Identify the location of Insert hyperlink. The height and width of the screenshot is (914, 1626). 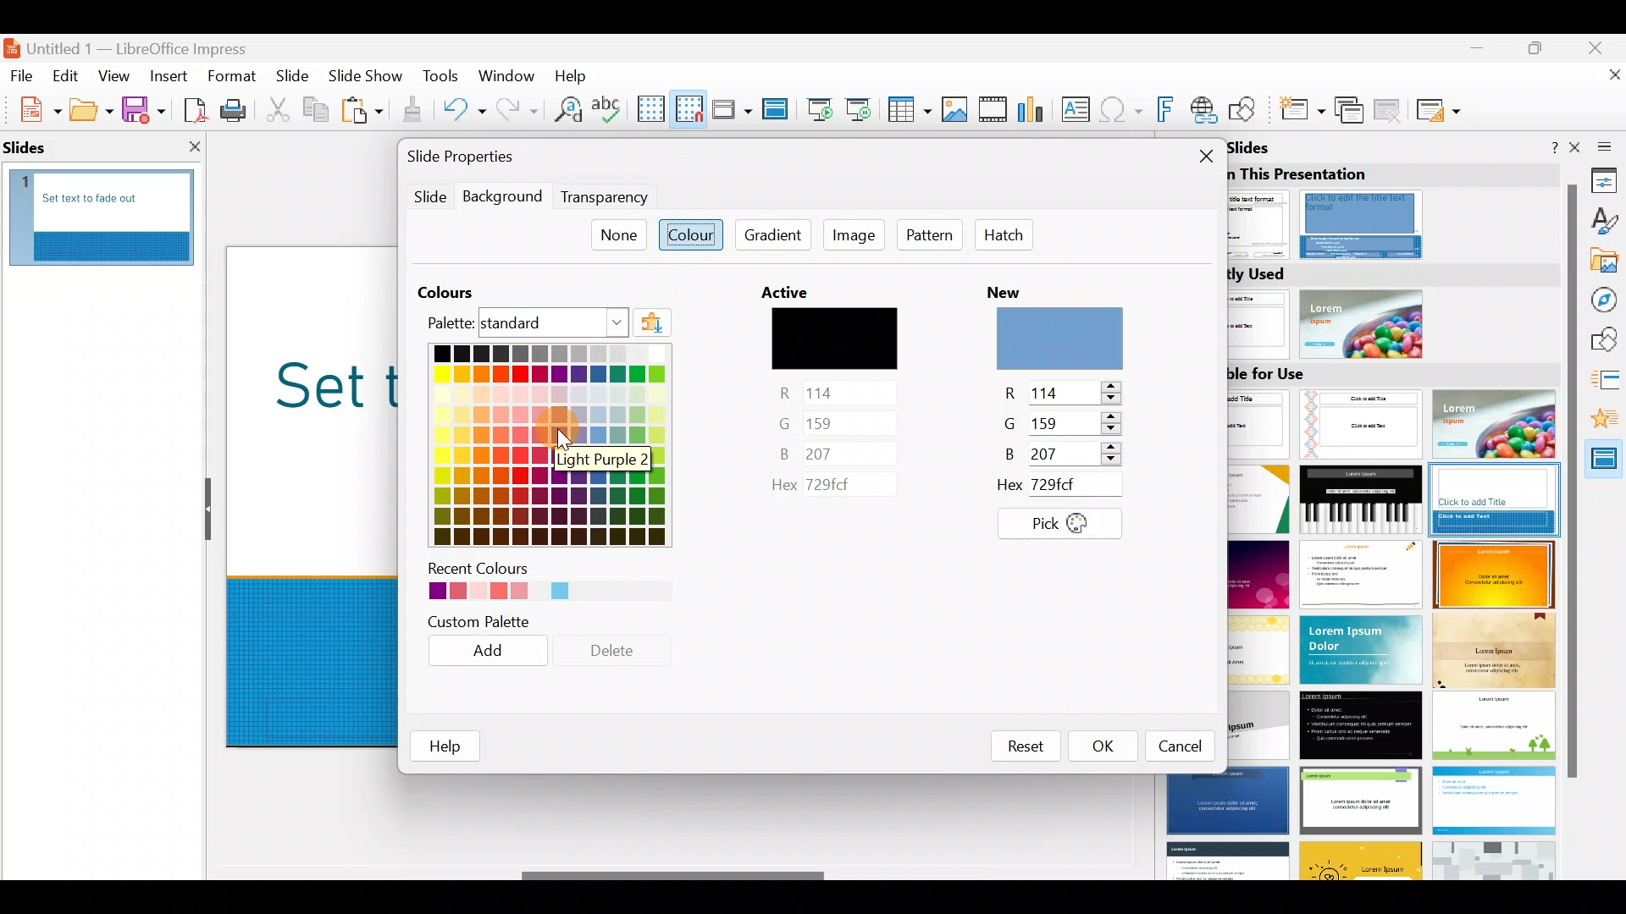
(1205, 109).